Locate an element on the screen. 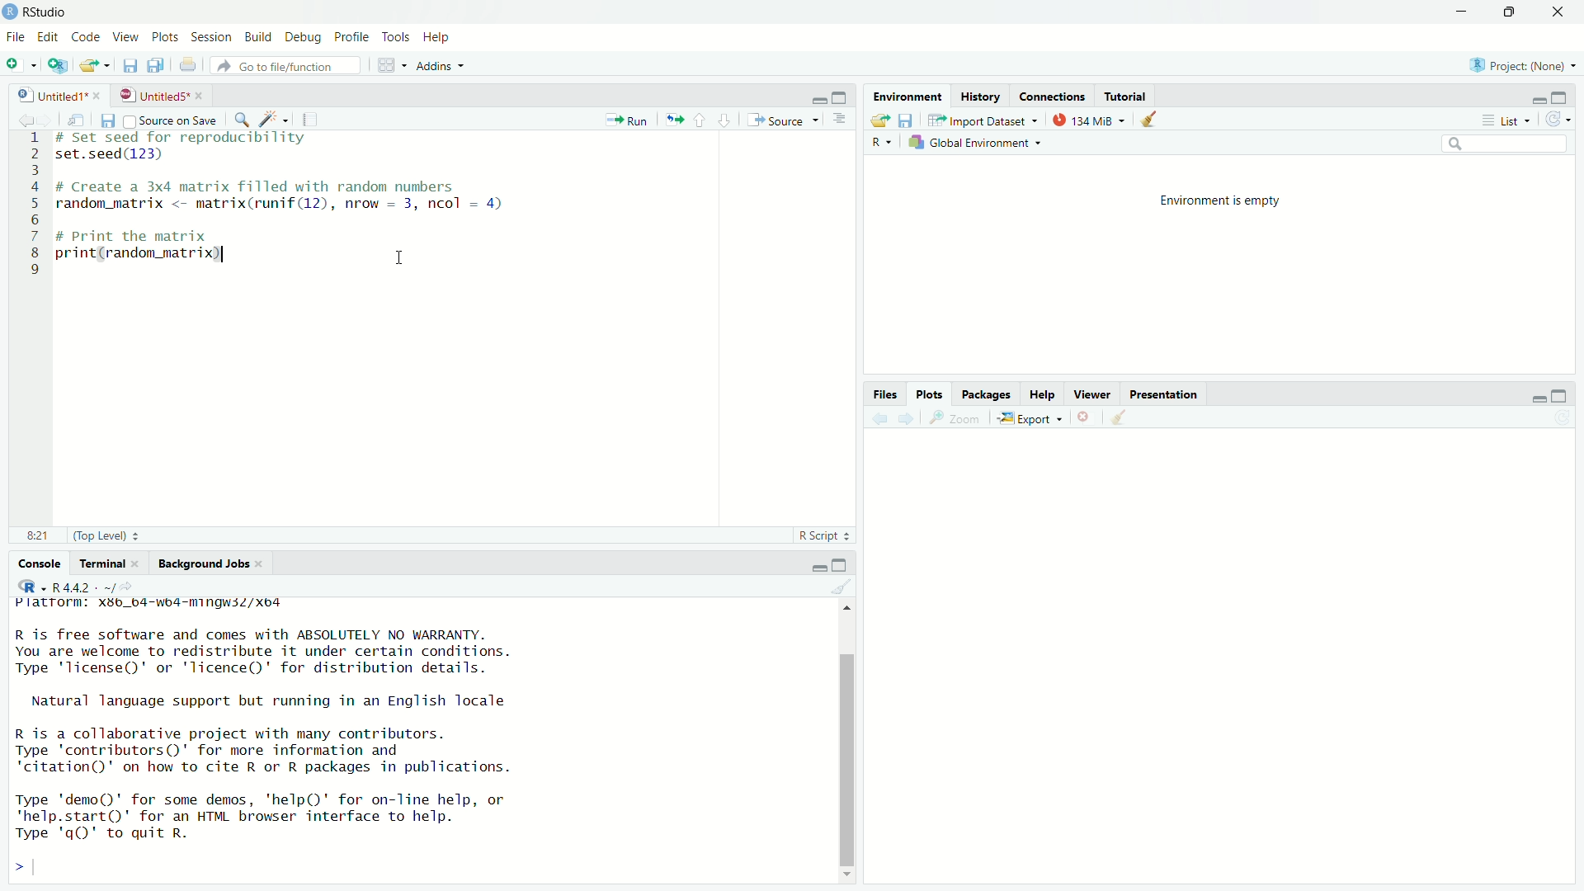 This screenshot has height=891, width=1584. File is located at coordinates (16, 36).